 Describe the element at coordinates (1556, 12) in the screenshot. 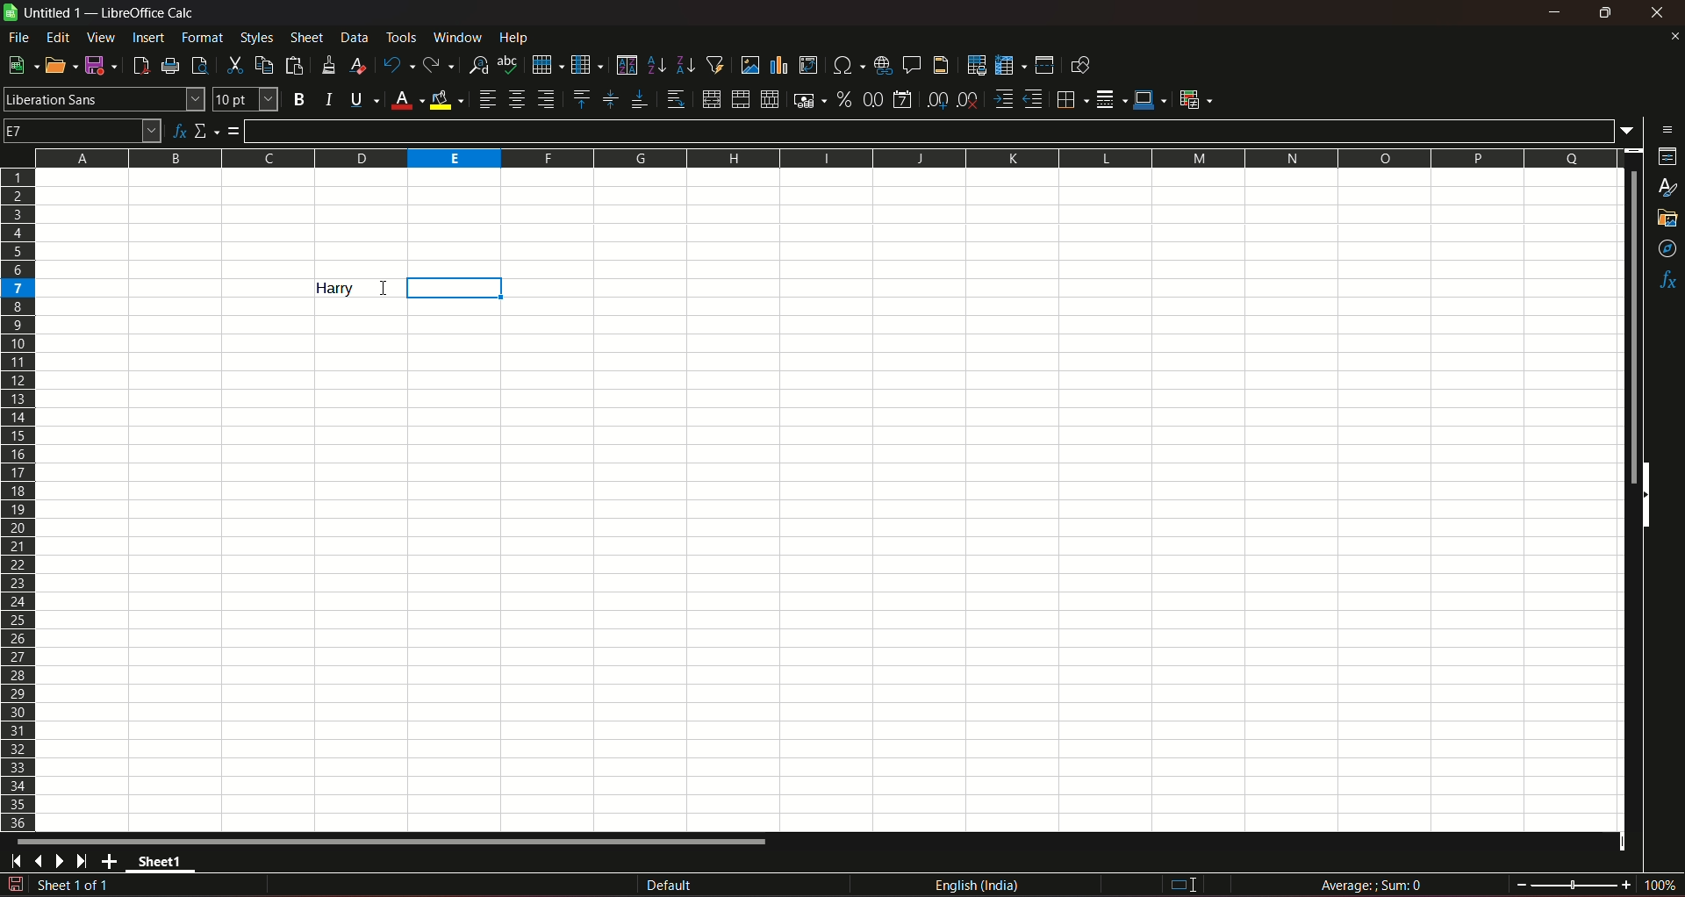

I see `minimize` at that location.